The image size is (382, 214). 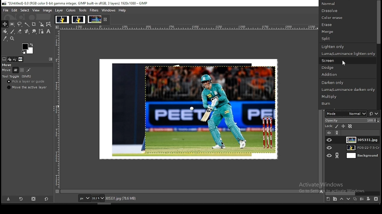 What do you see at coordinates (20, 31) in the screenshot?
I see `eraser tool` at bounding box center [20, 31].